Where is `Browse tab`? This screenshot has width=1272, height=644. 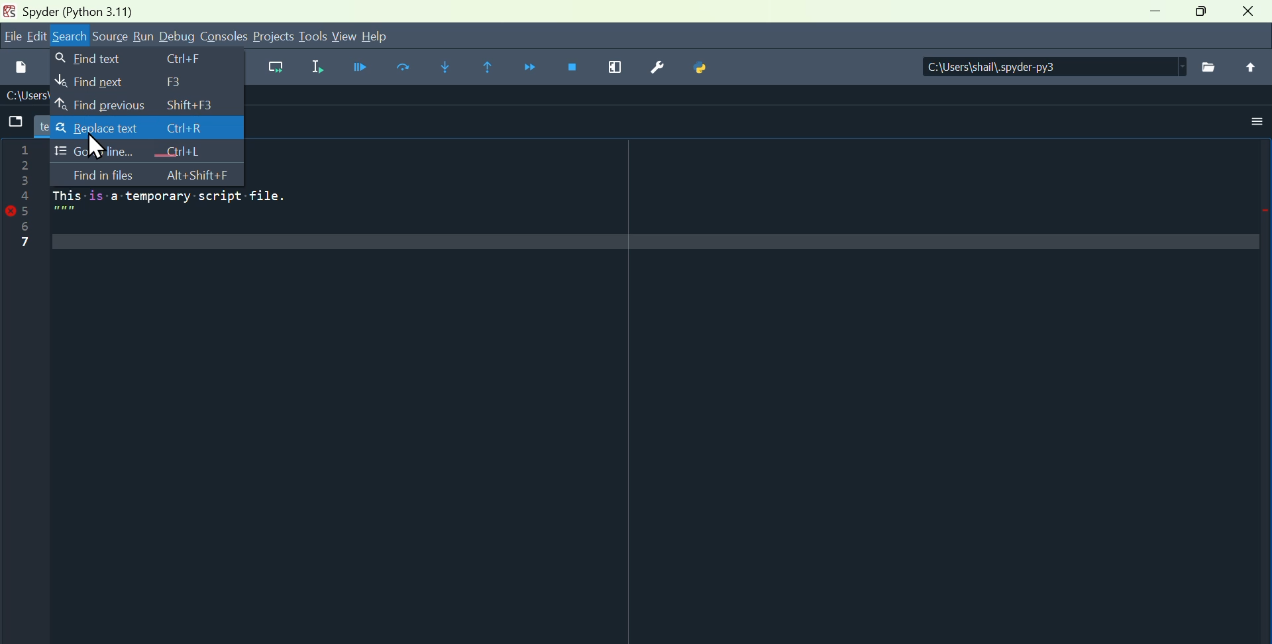
Browse tab is located at coordinates (16, 124).